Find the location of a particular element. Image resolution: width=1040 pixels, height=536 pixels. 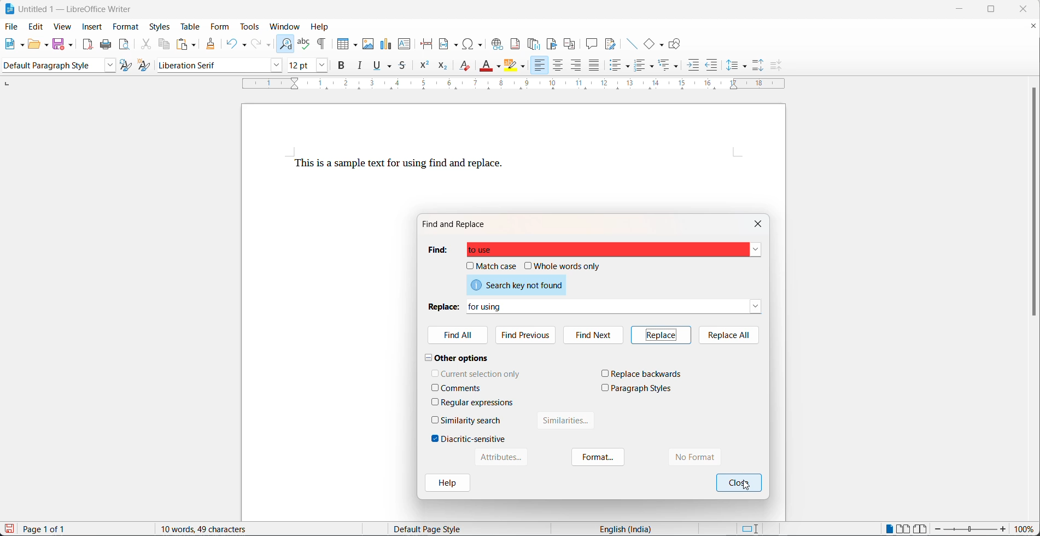

styles is located at coordinates (160, 26).